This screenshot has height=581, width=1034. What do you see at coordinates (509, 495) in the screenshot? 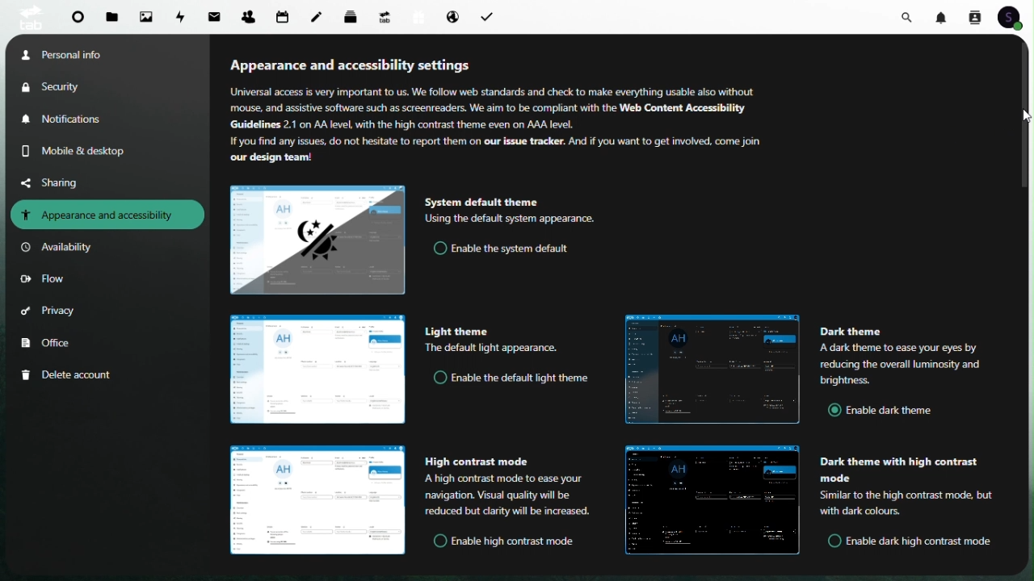
I see `A high contrast mode to ease your navigation. Visual quality will be reduced but clarity will be increased.` at bounding box center [509, 495].